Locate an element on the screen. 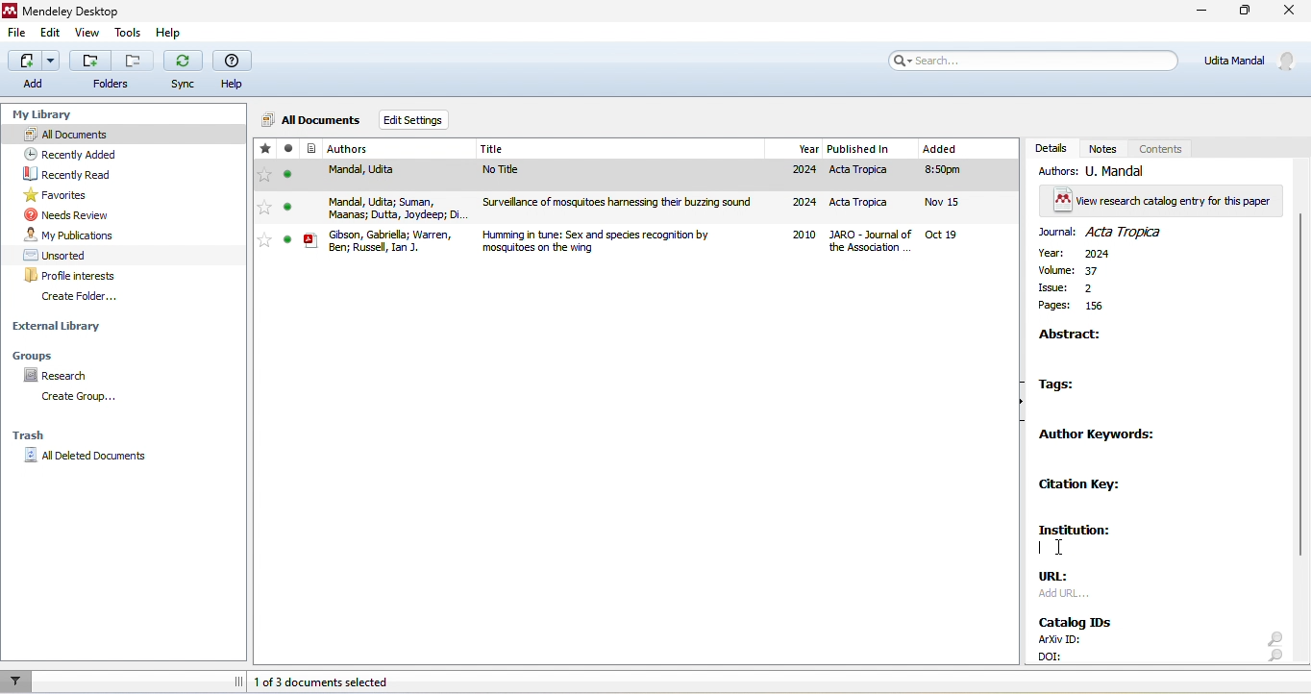  recently added is located at coordinates (80, 153).